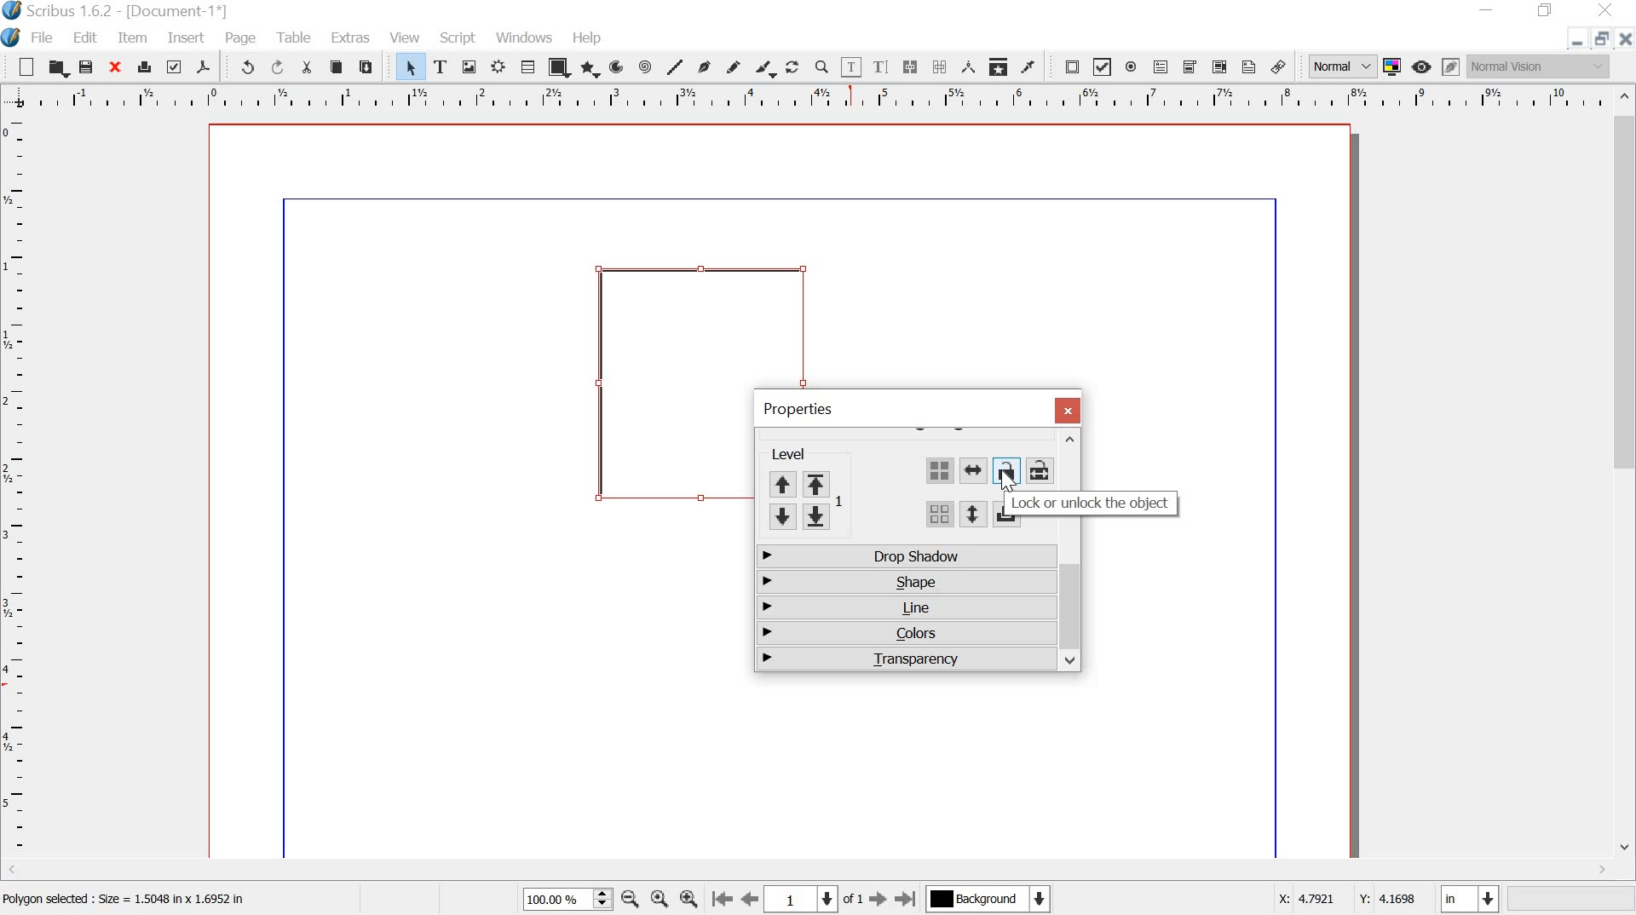 This screenshot has width=1636, height=915. I want to click on pdf radio button, so click(1134, 68).